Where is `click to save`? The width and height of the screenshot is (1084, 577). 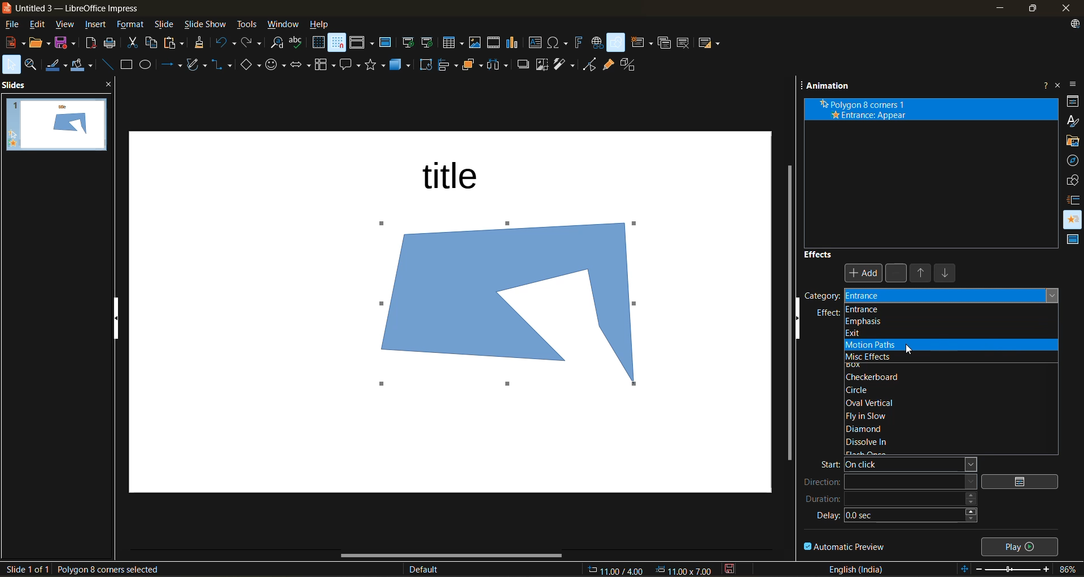 click to save is located at coordinates (729, 569).